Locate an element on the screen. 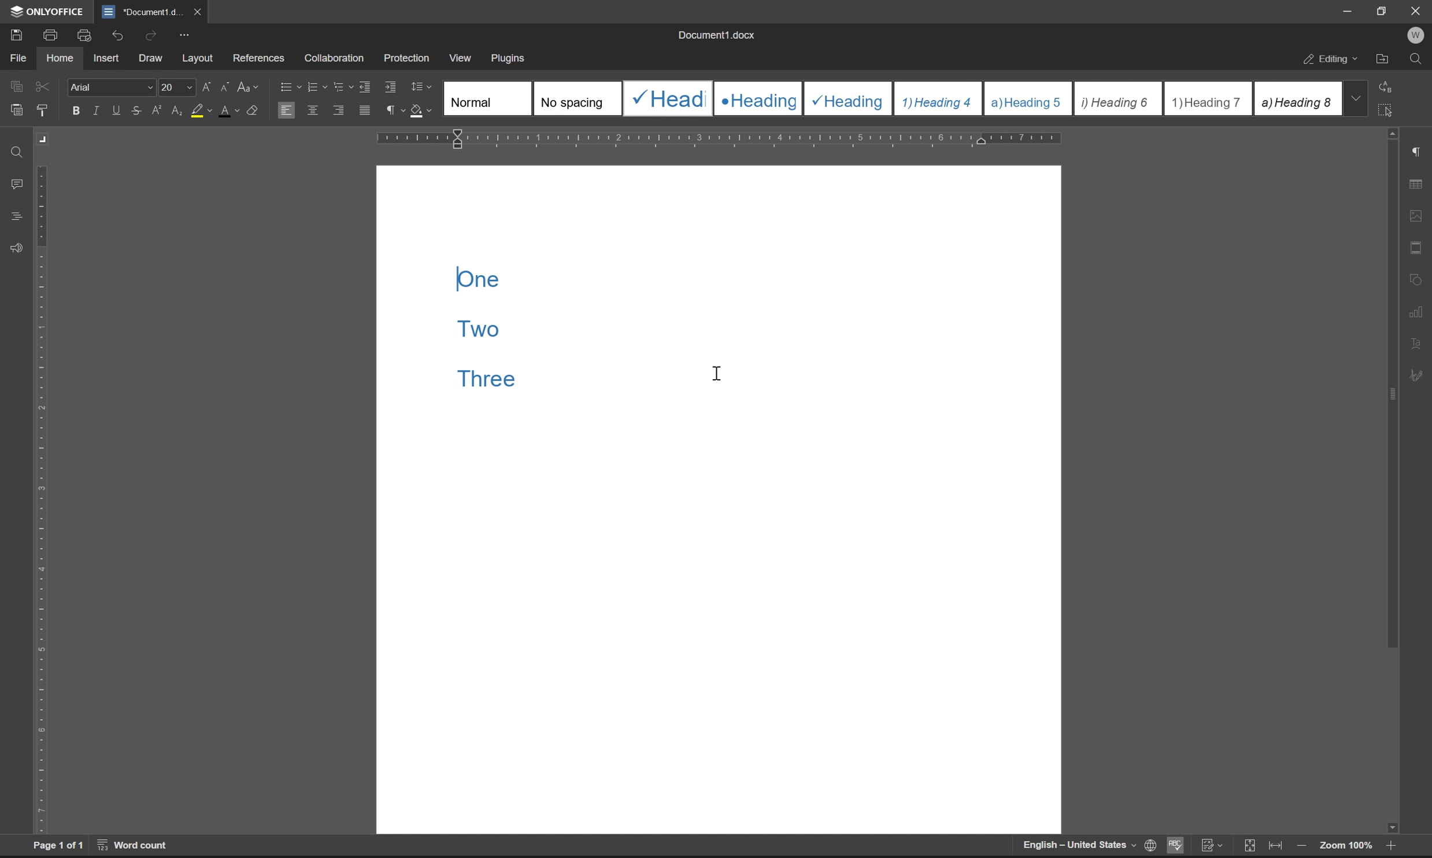  cursor is located at coordinates (719, 372).